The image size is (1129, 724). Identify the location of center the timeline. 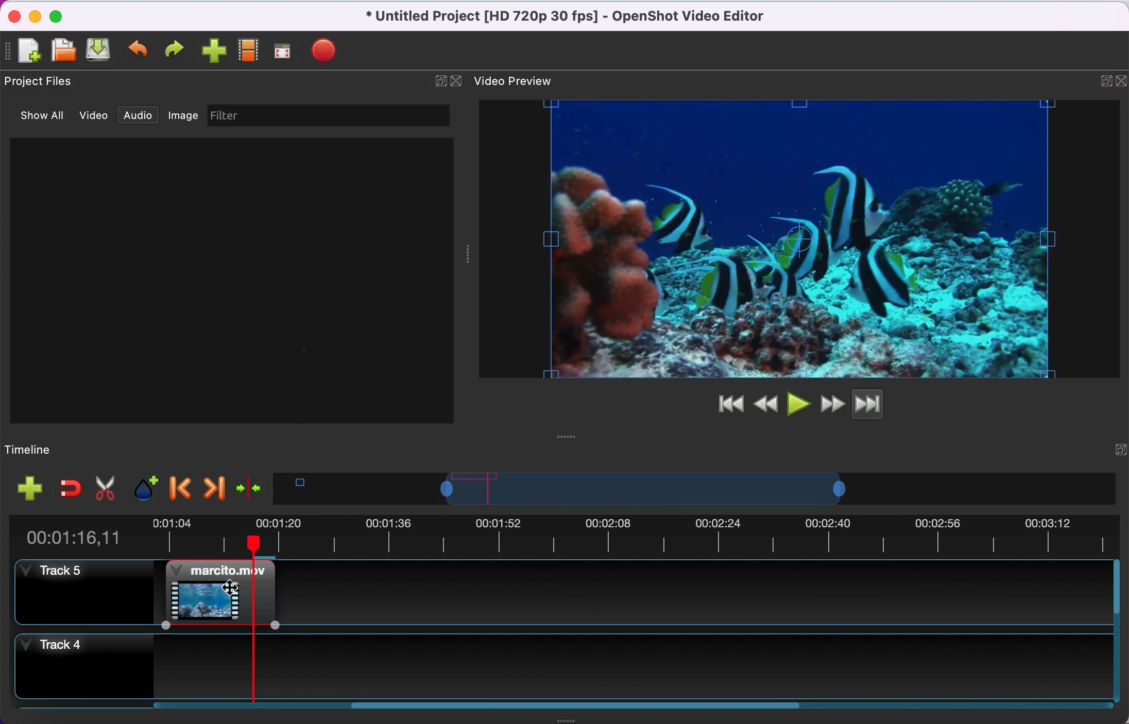
(252, 488).